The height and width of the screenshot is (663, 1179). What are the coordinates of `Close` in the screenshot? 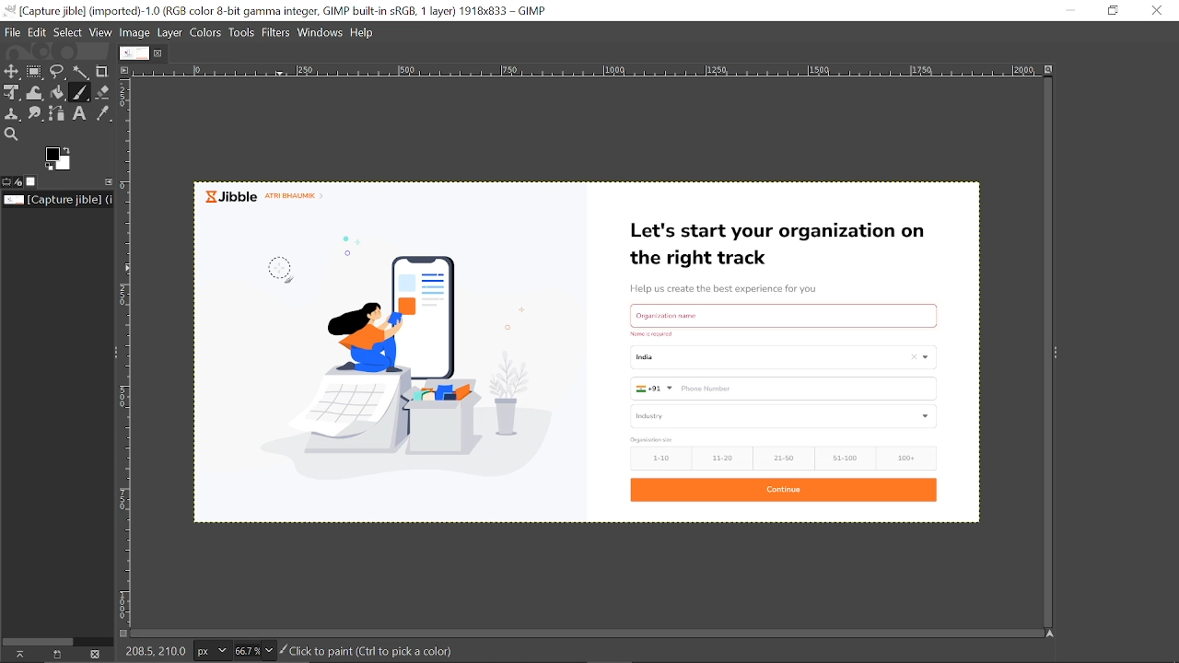 It's located at (1155, 11).